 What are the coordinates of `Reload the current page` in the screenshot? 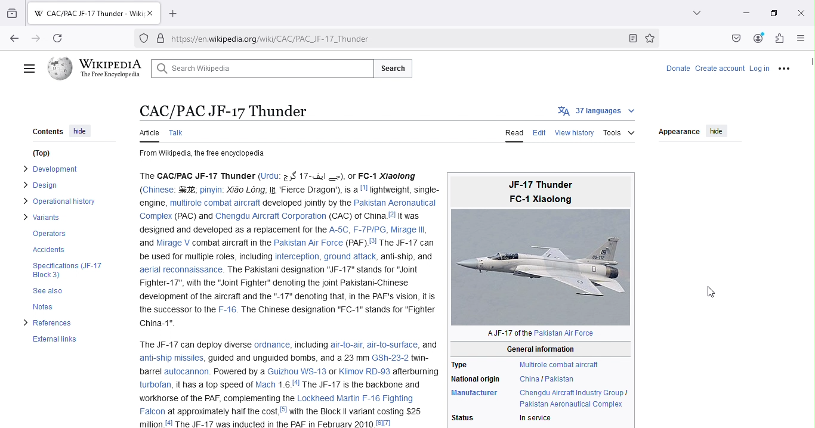 It's located at (60, 39).